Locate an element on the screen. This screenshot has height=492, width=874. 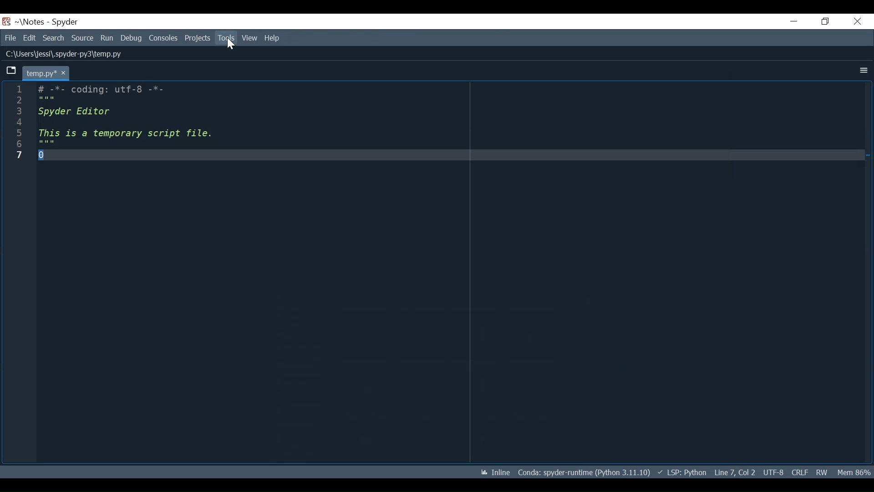
Cursor is located at coordinates (230, 46).